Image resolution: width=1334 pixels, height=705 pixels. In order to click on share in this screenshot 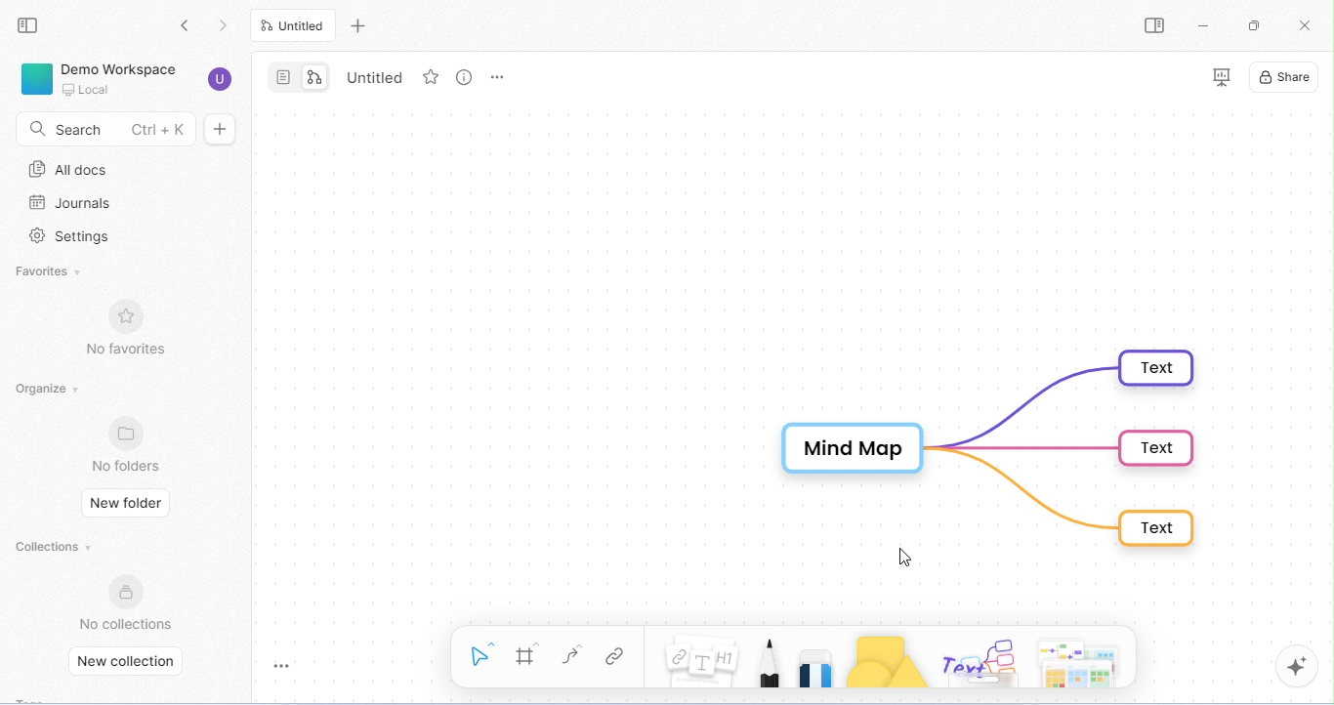, I will do `click(1288, 77)`.